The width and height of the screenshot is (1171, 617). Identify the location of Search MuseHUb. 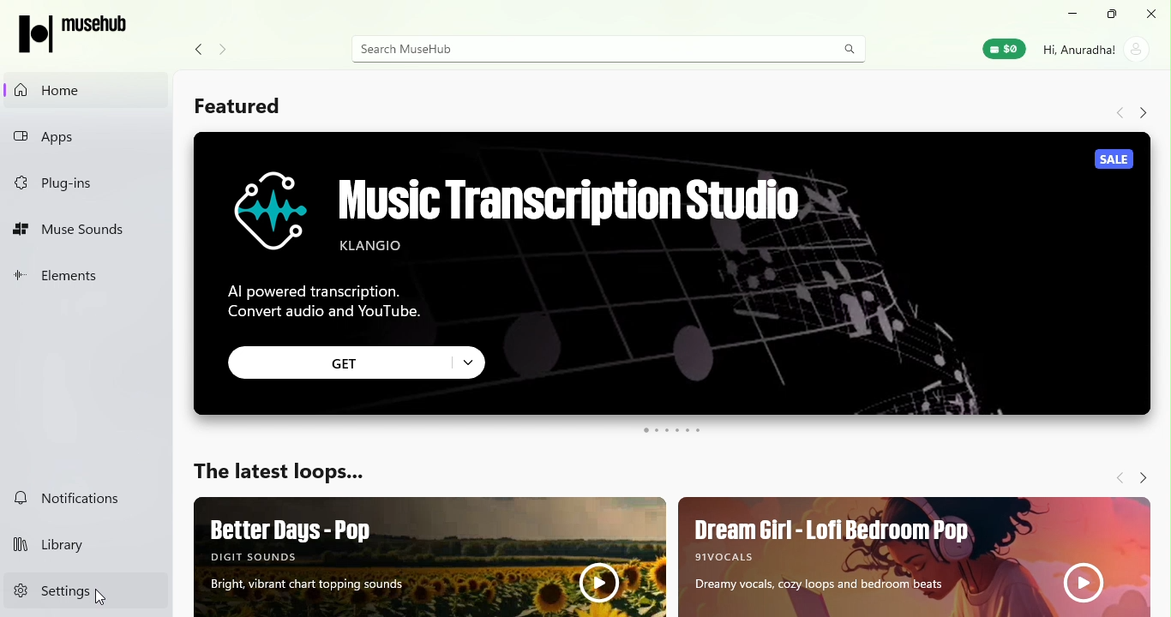
(607, 50).